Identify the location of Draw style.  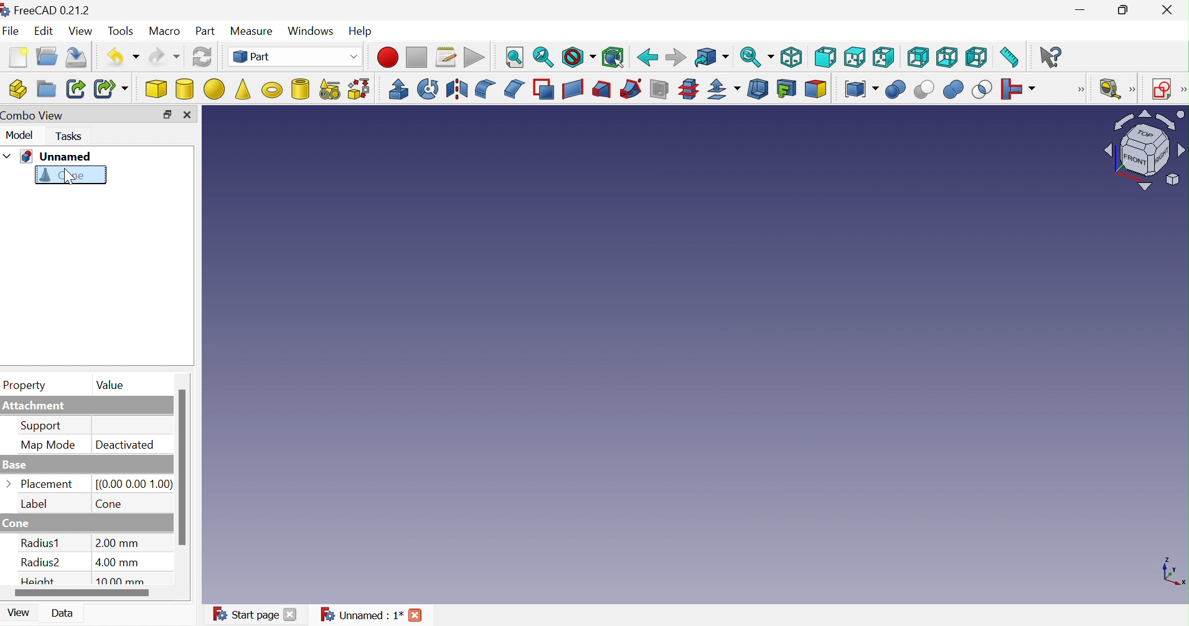
(578, 59).